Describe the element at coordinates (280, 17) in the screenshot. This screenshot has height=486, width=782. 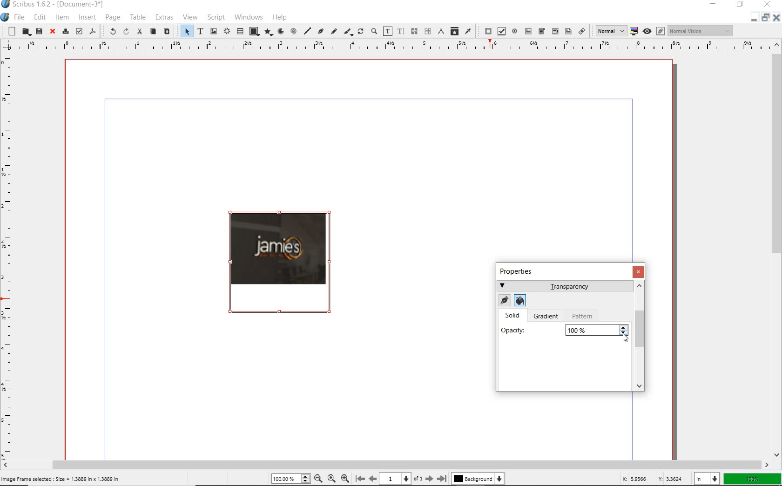
I see `HELP` at that location.